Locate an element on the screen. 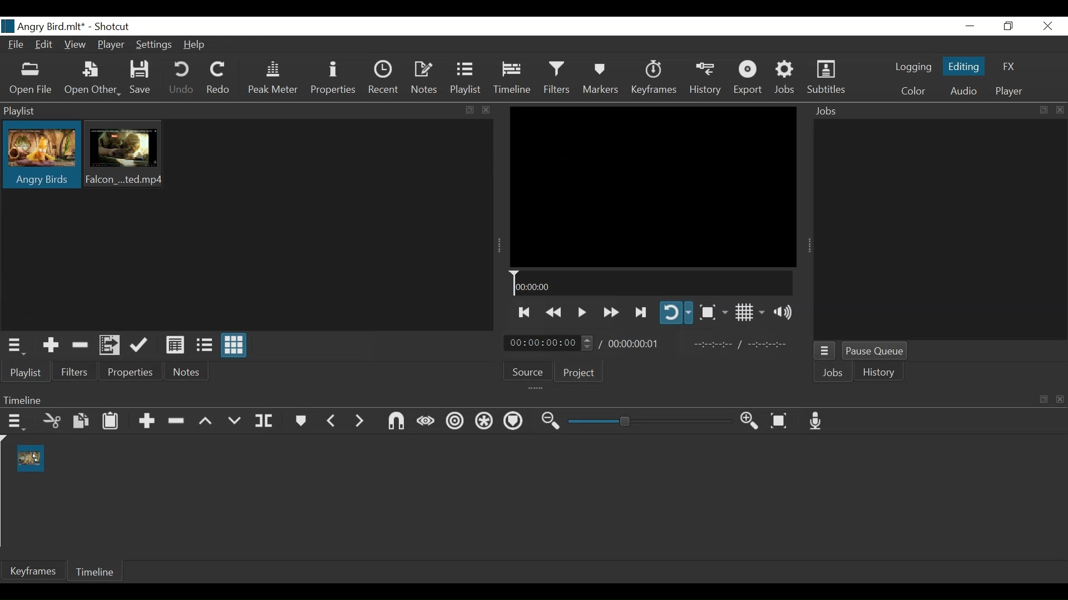 This screenshot has width=1068, height=600. Add the Source to the playlist is located at coordinates (49, 345).